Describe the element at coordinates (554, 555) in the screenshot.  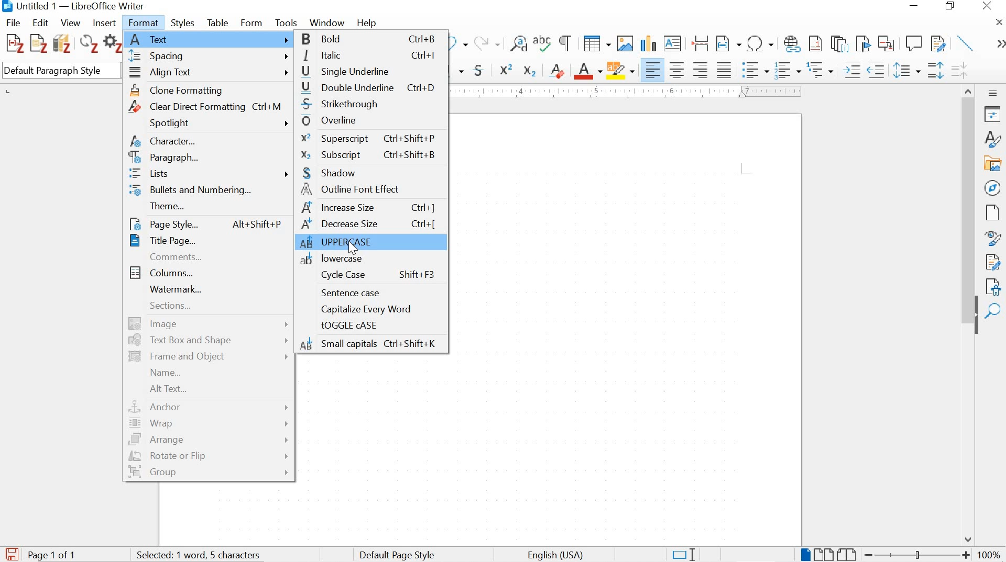
I see `text language` at that location.